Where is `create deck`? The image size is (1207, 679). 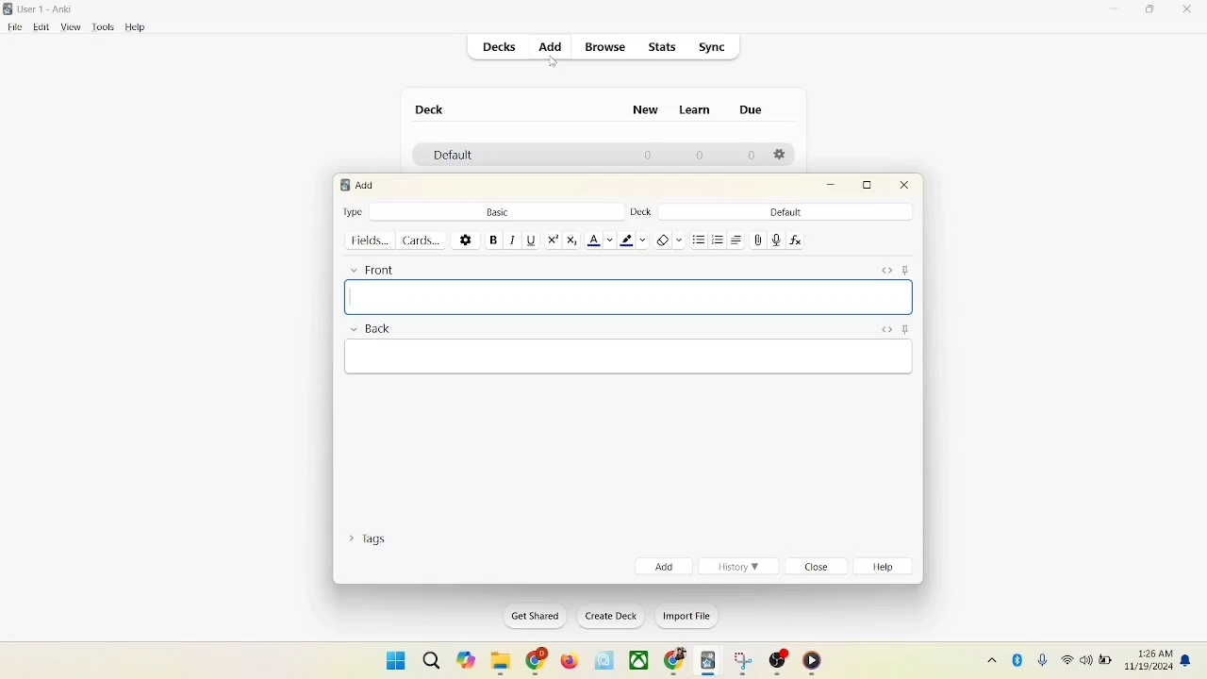
create deck is located at coordinates (607, 617).